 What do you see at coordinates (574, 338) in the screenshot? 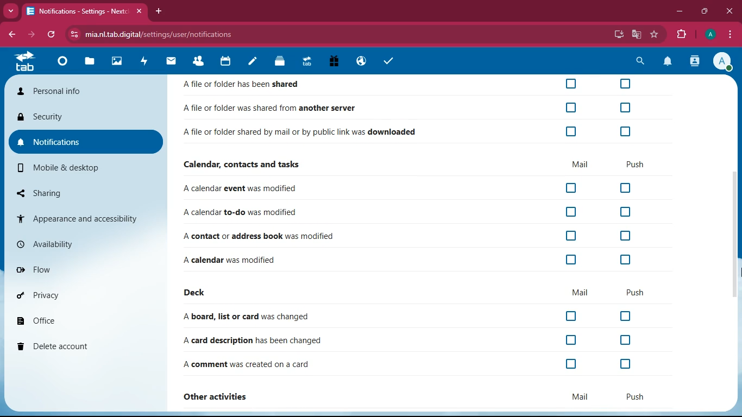
I see `off` at bounding box center [574, 338].